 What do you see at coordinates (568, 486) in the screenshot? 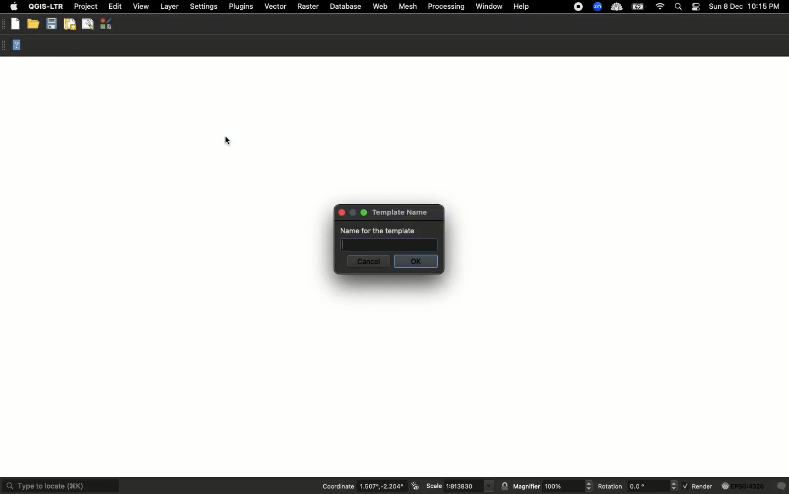
I see `magnifier` at bounding box center [568, 486].